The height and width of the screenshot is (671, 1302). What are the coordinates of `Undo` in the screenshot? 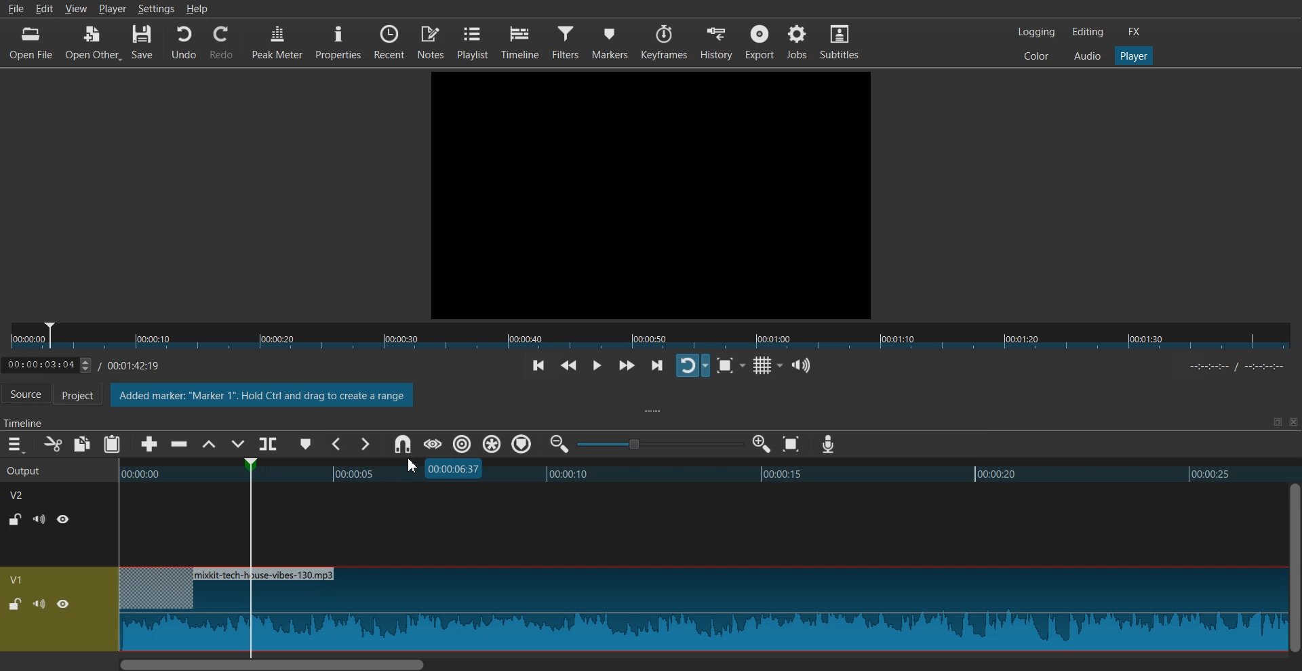 It's located at (184, 43).